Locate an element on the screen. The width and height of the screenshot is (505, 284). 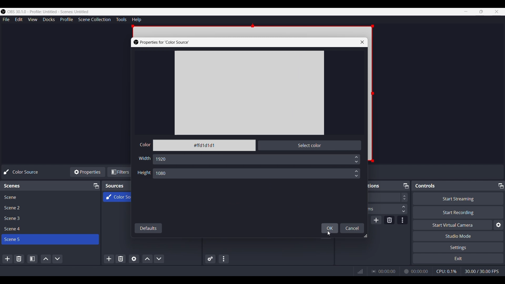
Text is located at coordinates (23, 172).